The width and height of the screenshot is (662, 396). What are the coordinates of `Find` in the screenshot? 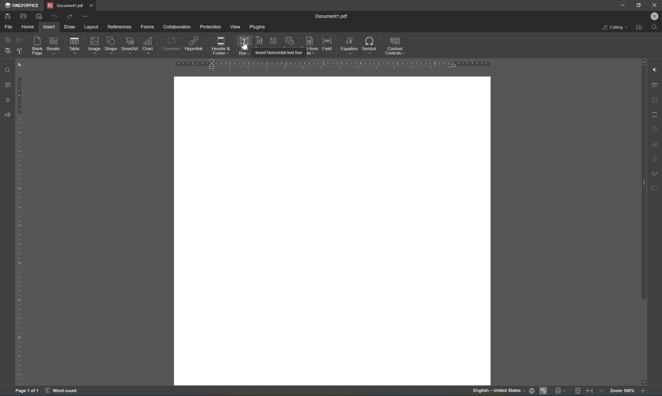 It's located at (654, 27).